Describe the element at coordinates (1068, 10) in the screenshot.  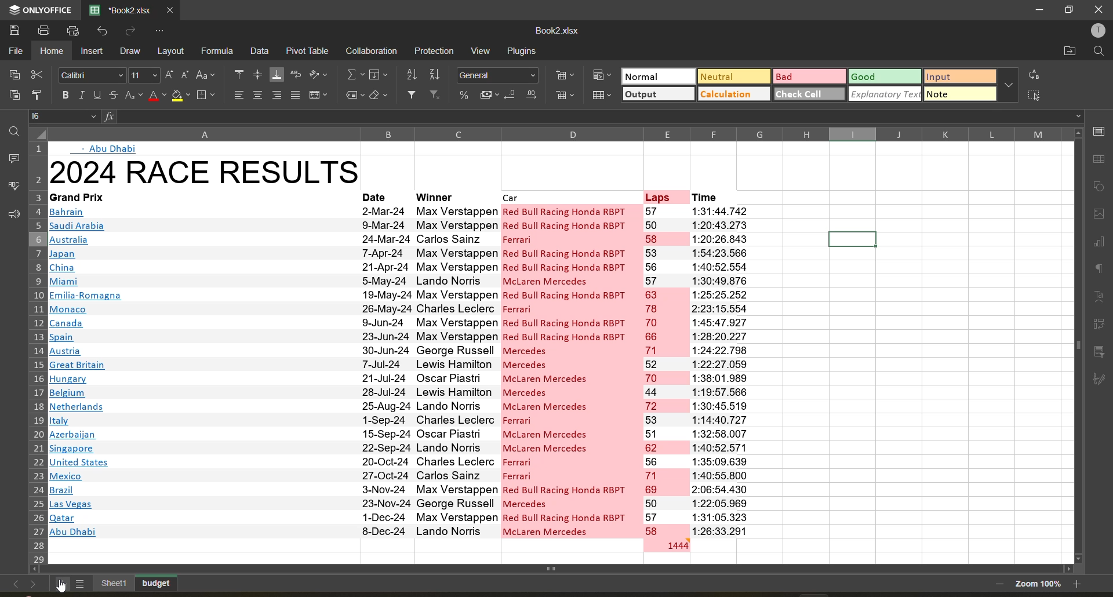
I see `maximize` at that location.